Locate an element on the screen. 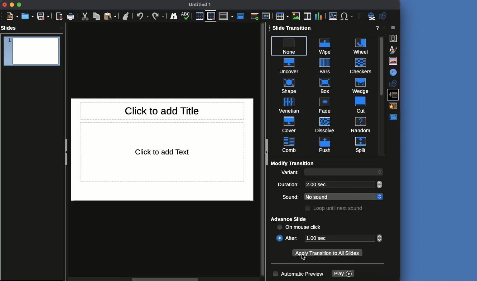 This screenshot has width=477, height=281. scroll is located at coordinates (380, 197).